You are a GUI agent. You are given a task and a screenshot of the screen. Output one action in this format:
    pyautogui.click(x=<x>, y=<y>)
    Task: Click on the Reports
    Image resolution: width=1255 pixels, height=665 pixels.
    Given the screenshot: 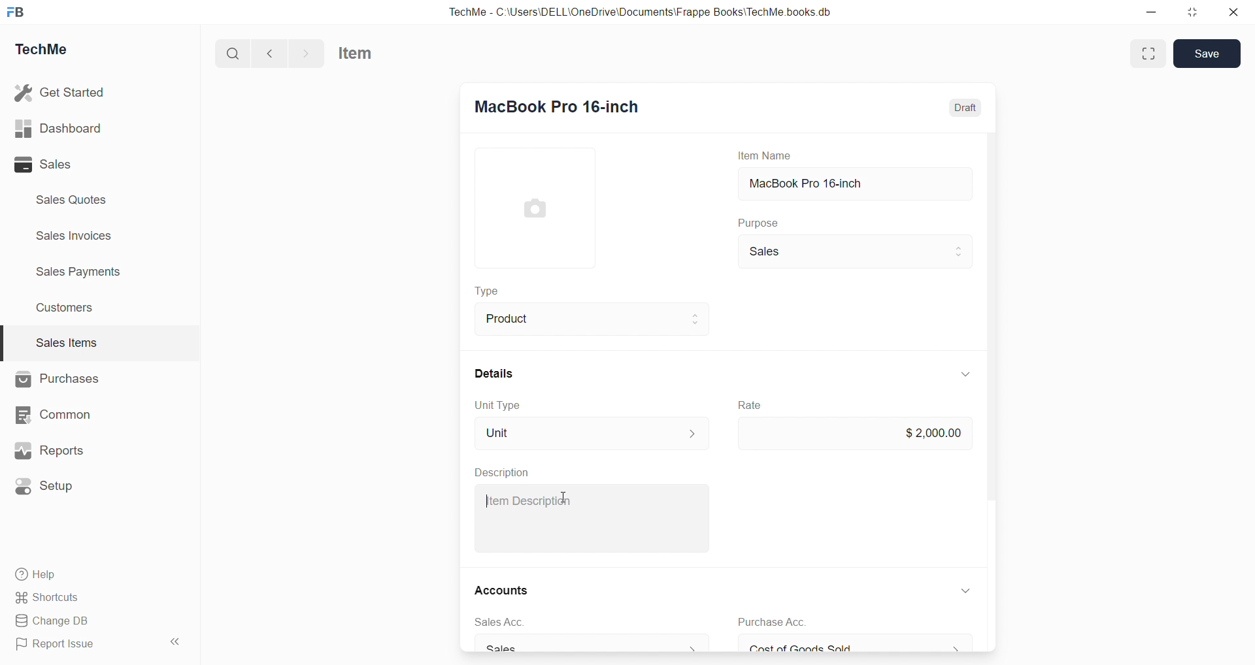 What is the action you would take?
    pyautogui.click(x=50, y=450)
    